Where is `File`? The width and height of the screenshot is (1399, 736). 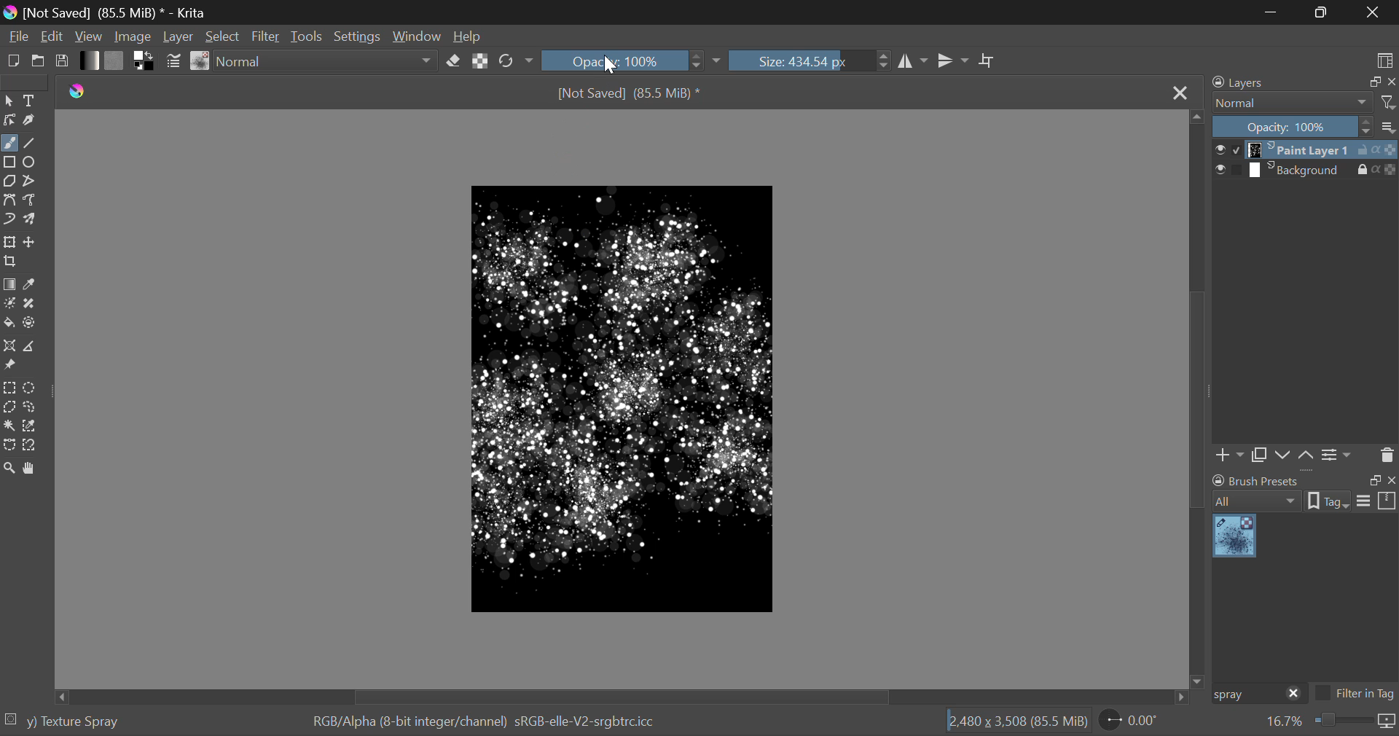
File is located at coordinates (17, 35).